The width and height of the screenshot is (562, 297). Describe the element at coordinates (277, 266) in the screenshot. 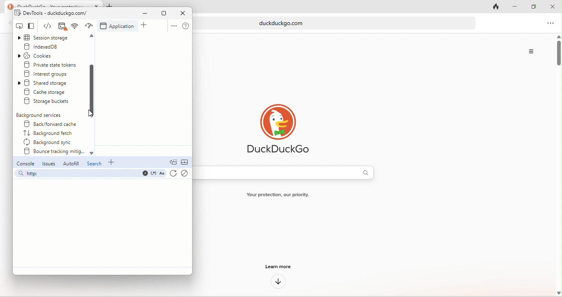

I see `learn more` at that location.